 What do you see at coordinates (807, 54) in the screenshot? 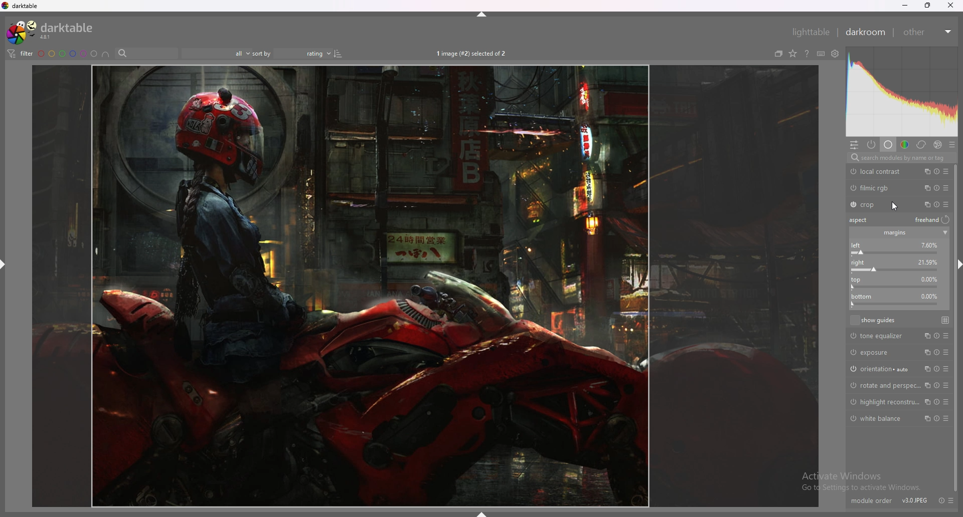
I see `online help` at bounding box center [807, 54].